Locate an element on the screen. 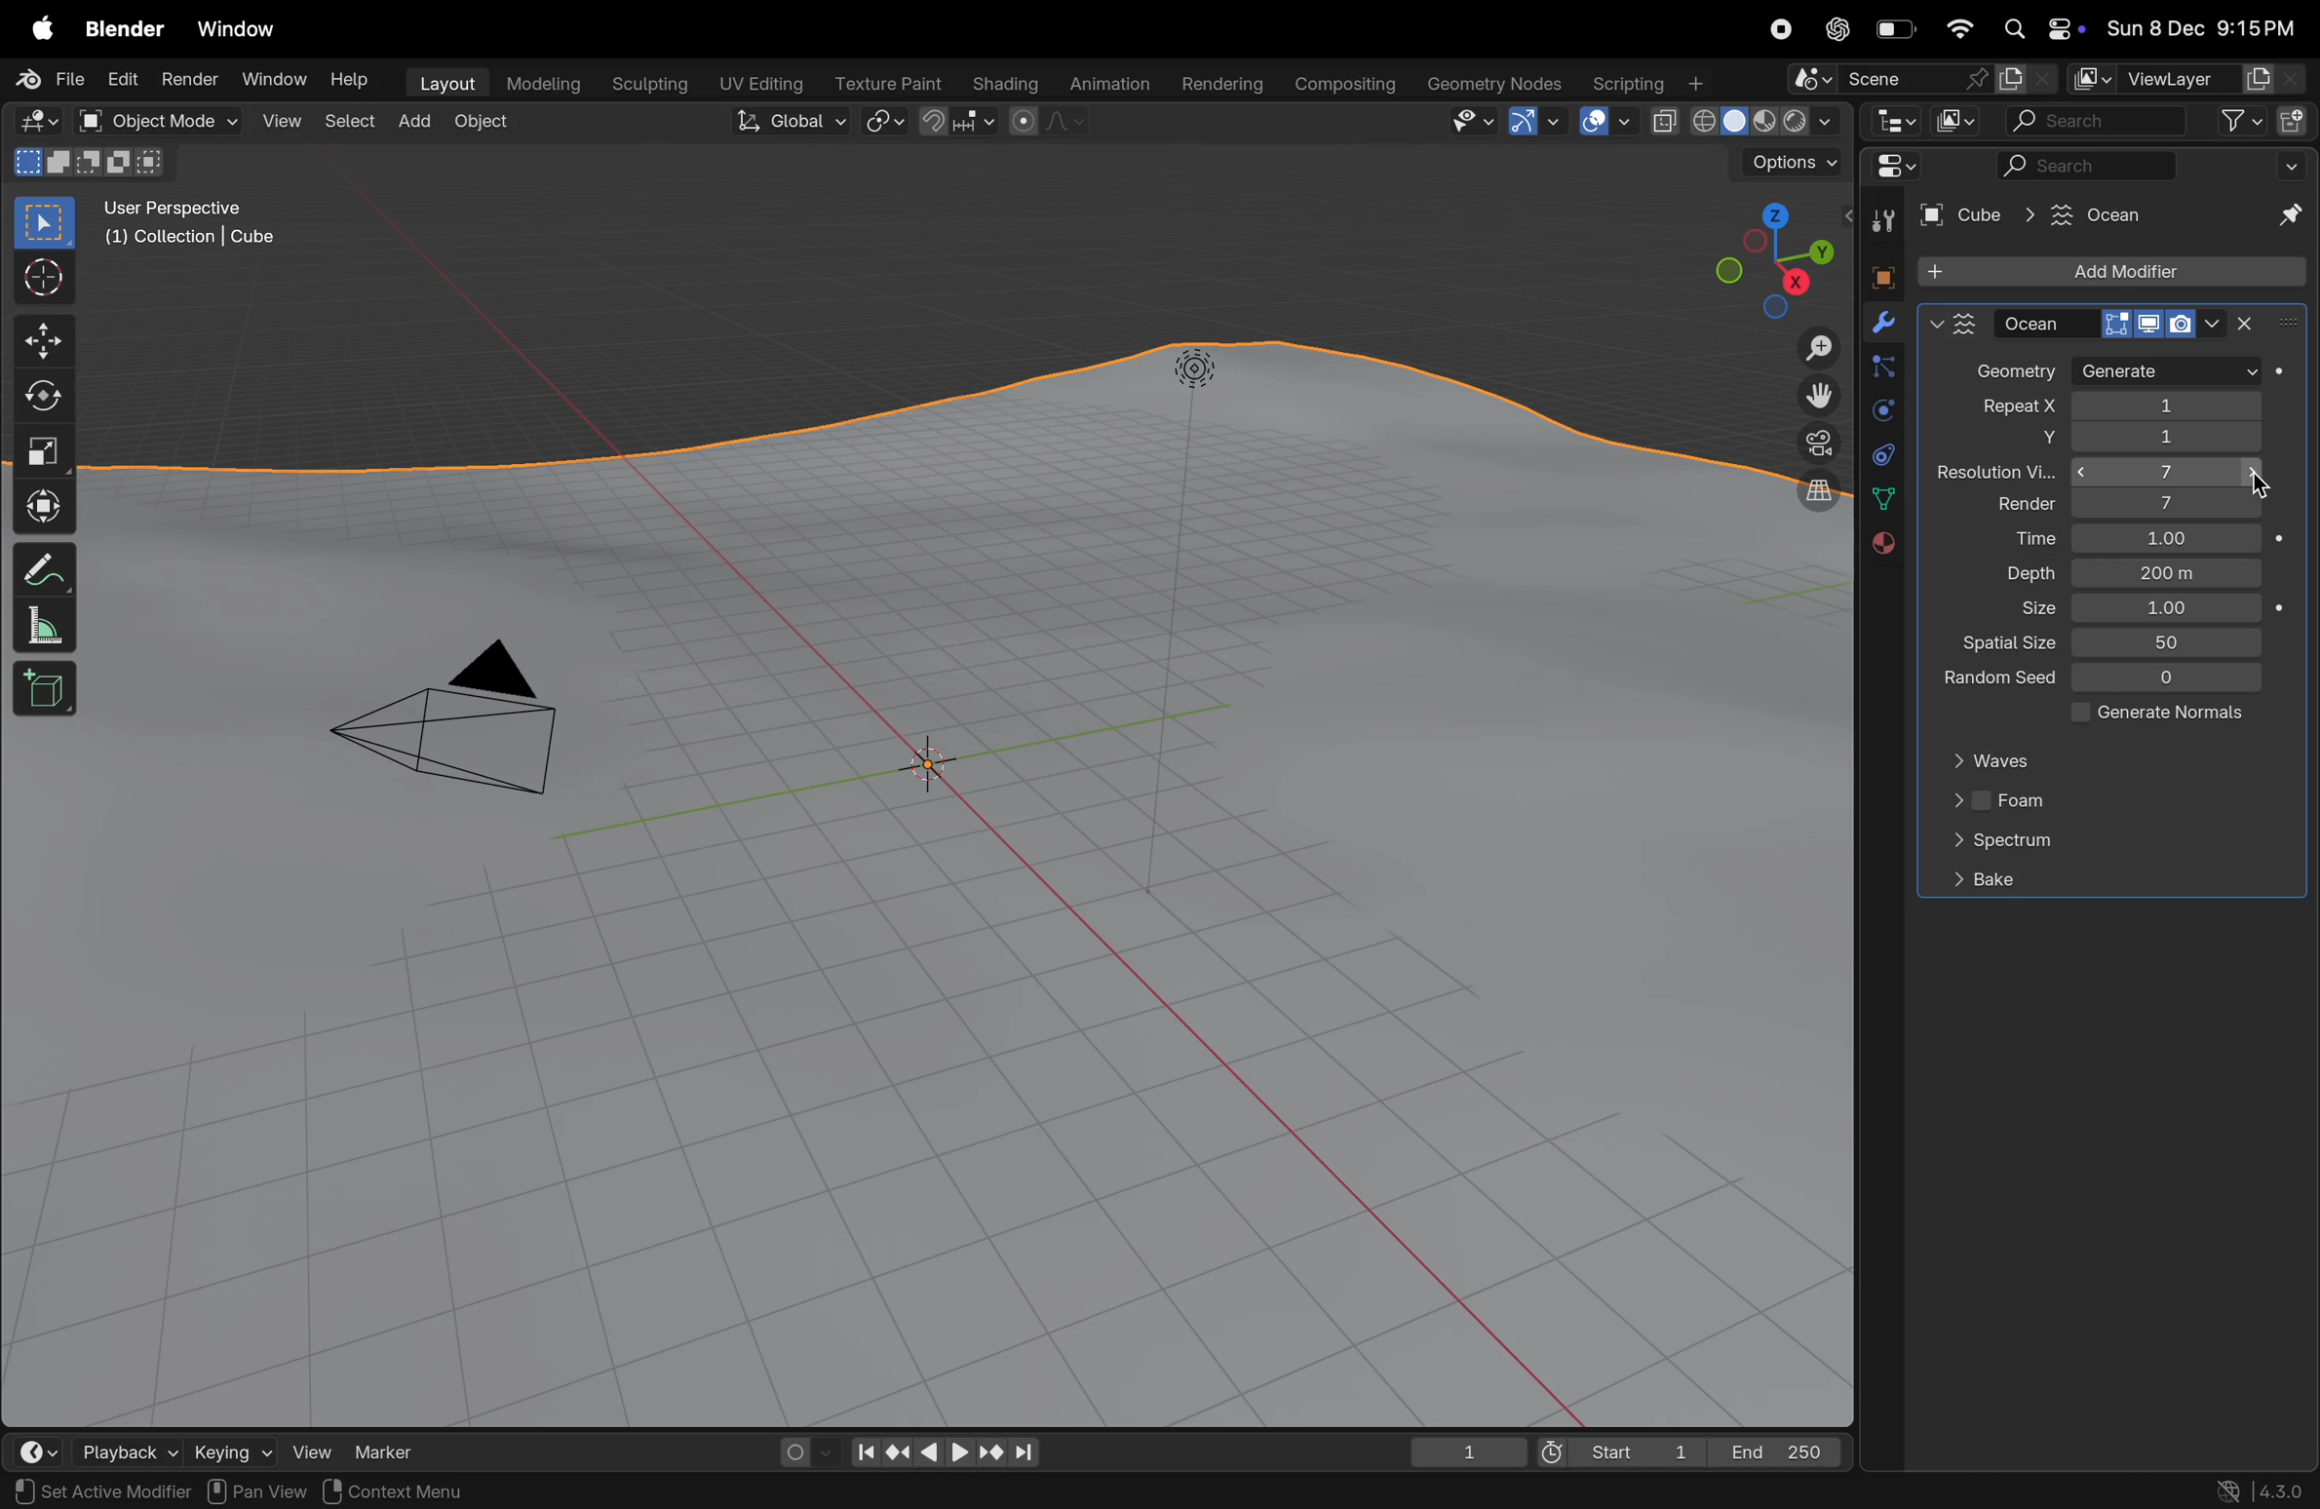 Image resolution: width=2320 pixels, height=1509 pixels. tool is located at coordinates (1878, 222).